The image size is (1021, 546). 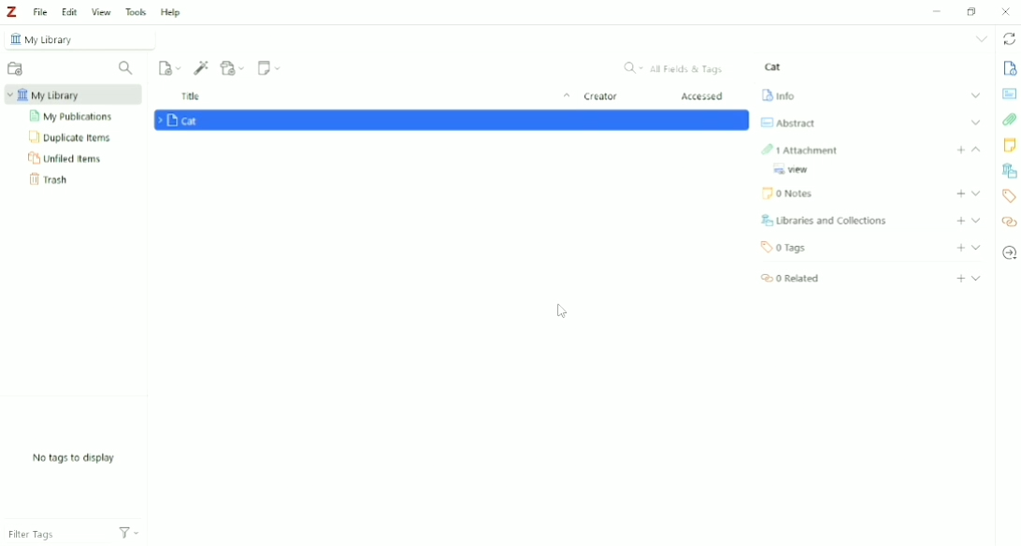 What do you see at coordinates (73, 117) in the screenshot?
I see `My Publications` at bounding box center [73, 117].